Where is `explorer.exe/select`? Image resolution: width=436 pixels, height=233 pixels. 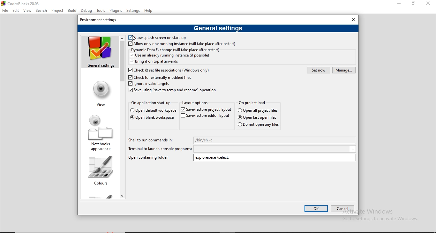
explorer.exe/select is located at coordinates (275, 157).